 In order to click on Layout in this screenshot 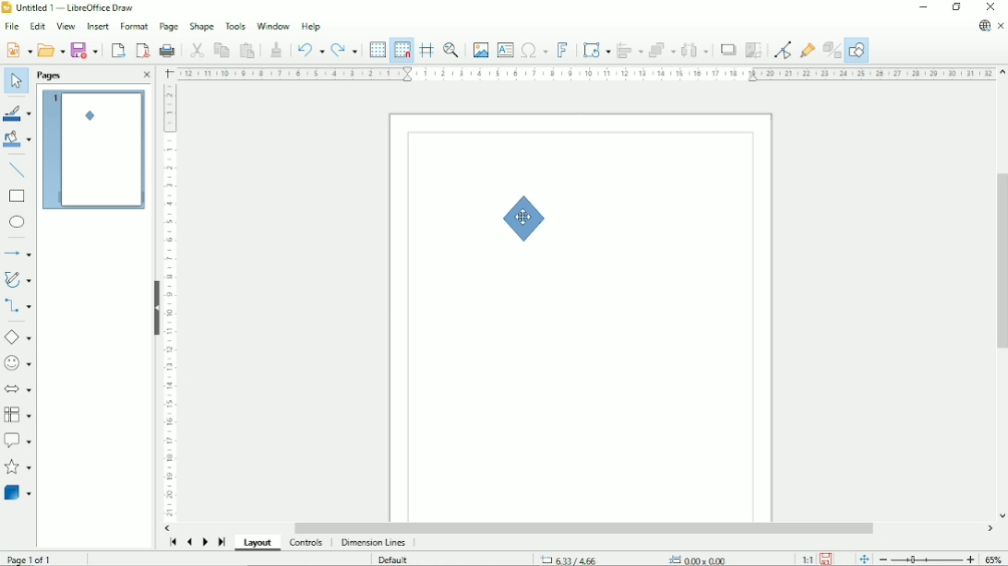, I will do `click(258, 544)`.